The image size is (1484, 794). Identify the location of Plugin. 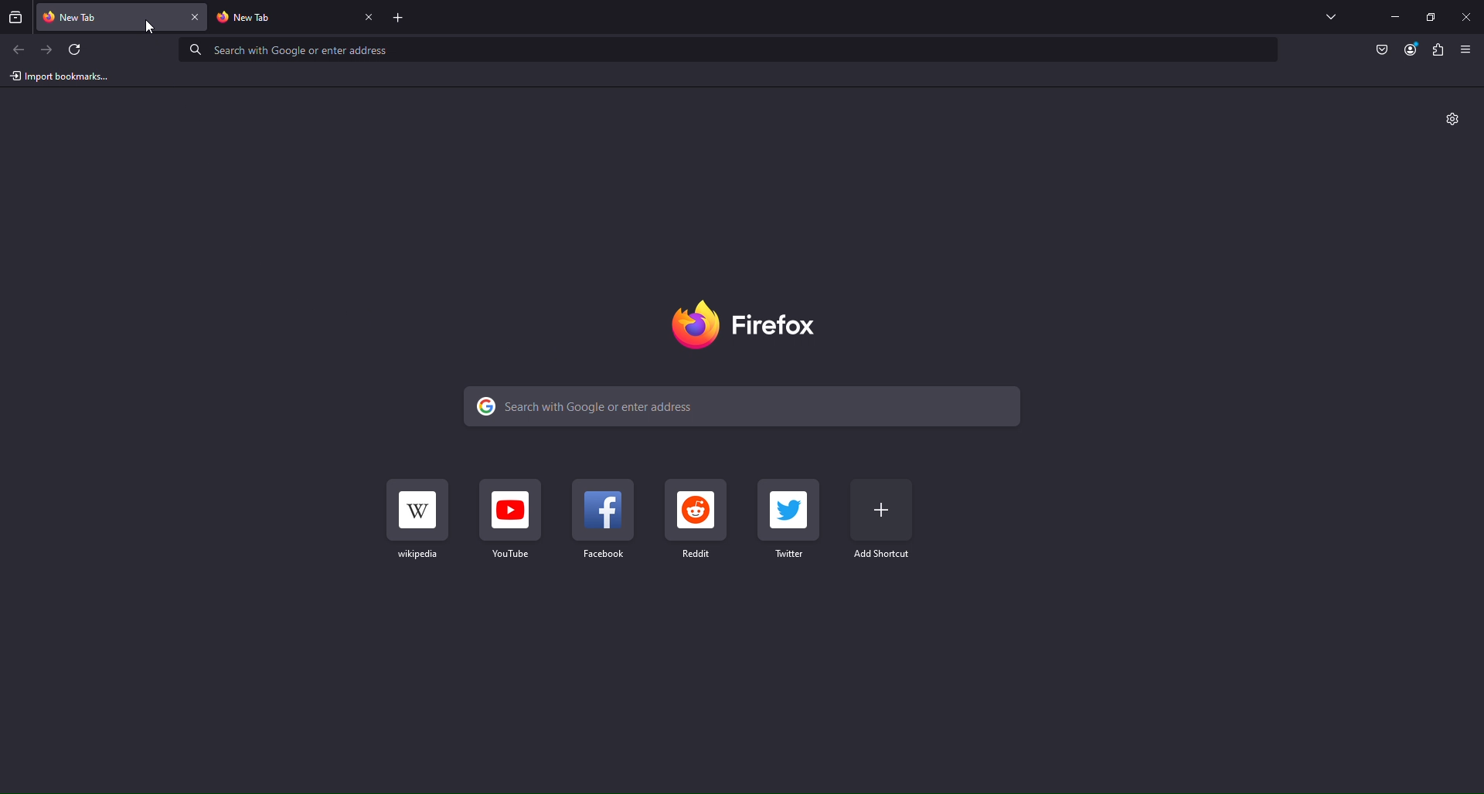
(1440, 50).